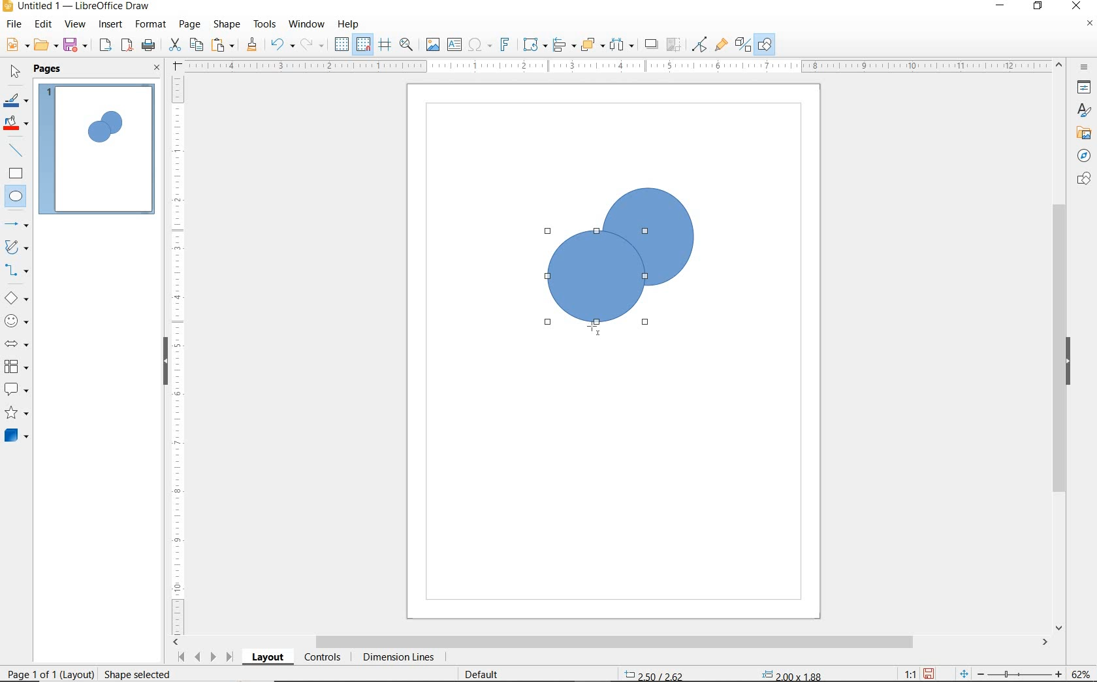 This screenshot has height=682, width=1097. What do you see at coordinates (282, 46) in the screenshot?
I see `UNDO` at bounding box center [282, 46].